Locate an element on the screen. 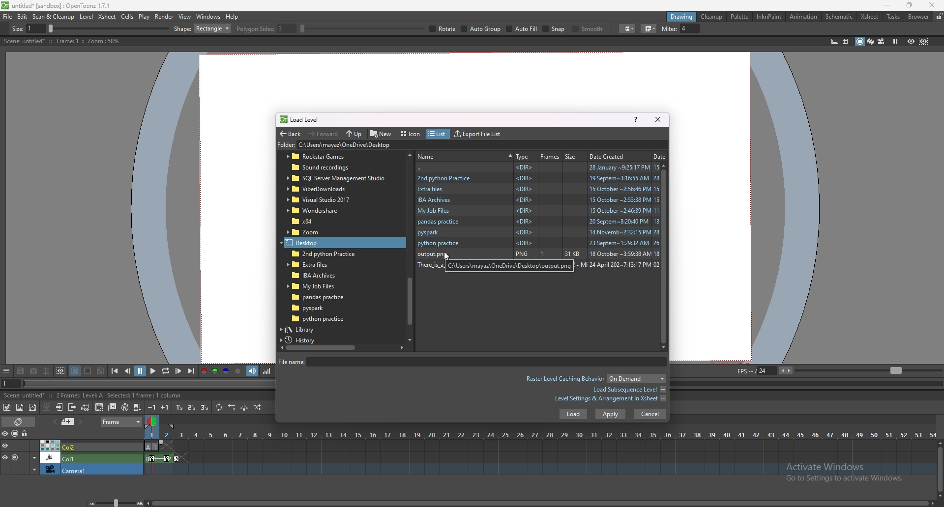  new vector level is located at coordinates (33, 408).